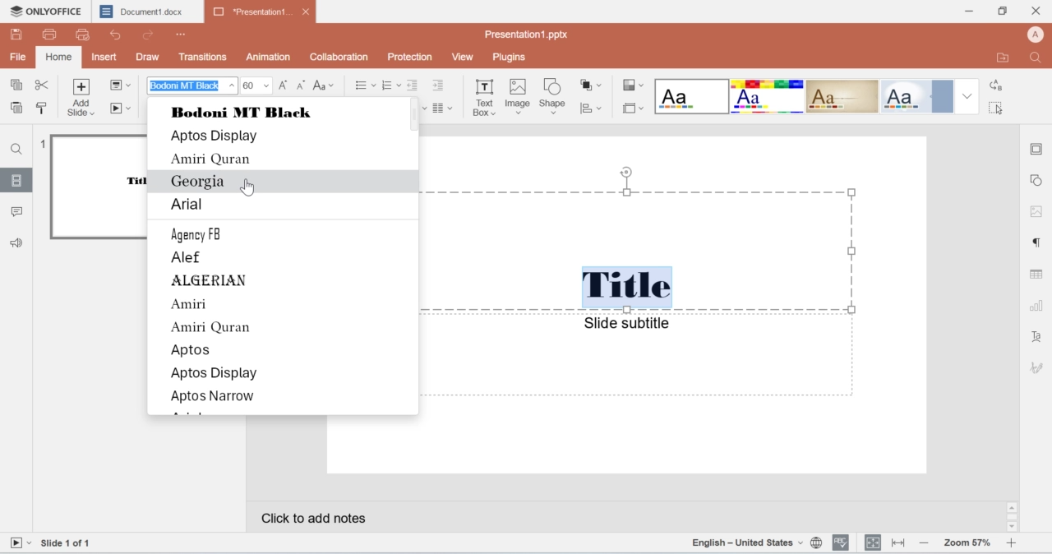  What do you see at coordinates (625, 324) in the screenshot?
I see `Slide subtitle` at bounding box center [625, 324].